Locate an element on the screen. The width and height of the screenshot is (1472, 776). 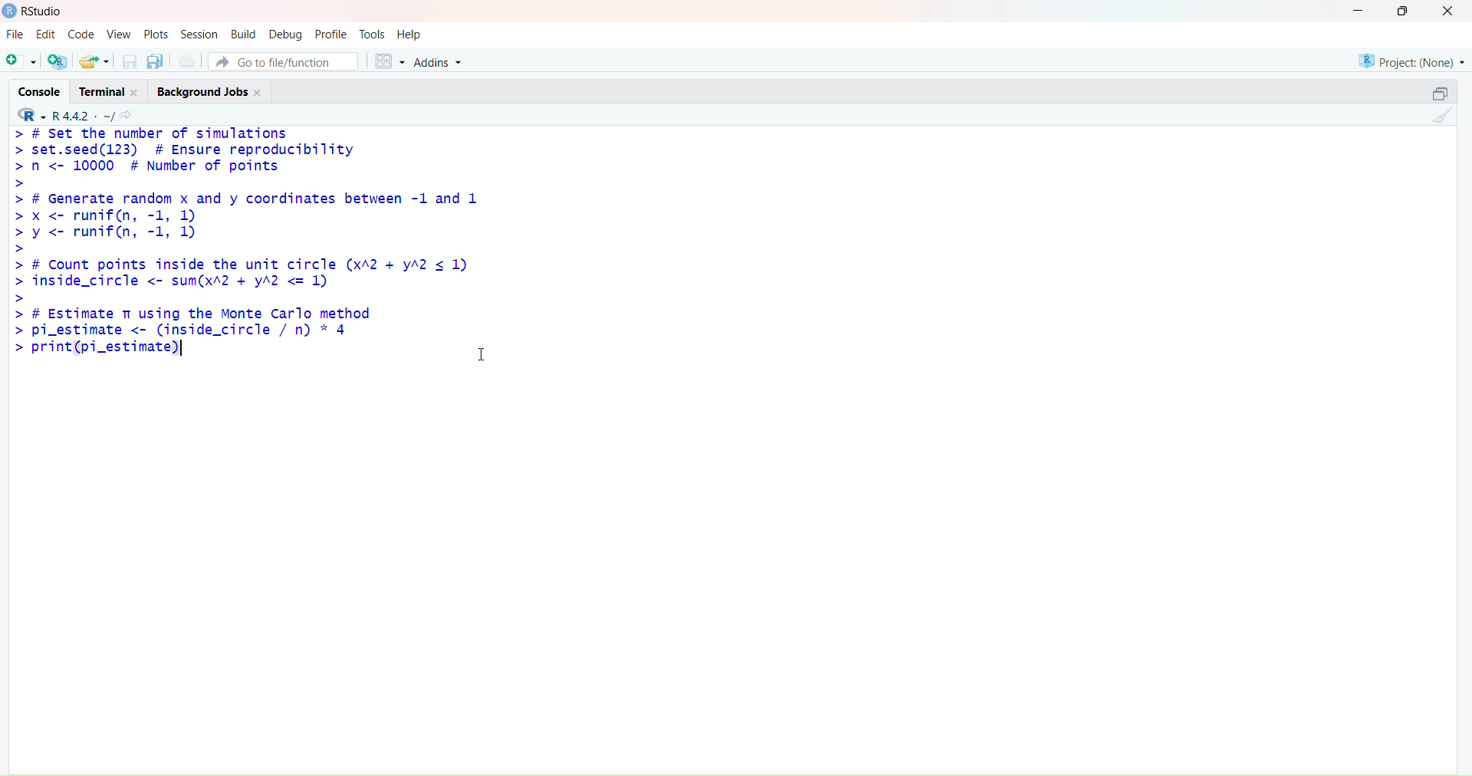
Terminal is located at coordinates (110, 91).